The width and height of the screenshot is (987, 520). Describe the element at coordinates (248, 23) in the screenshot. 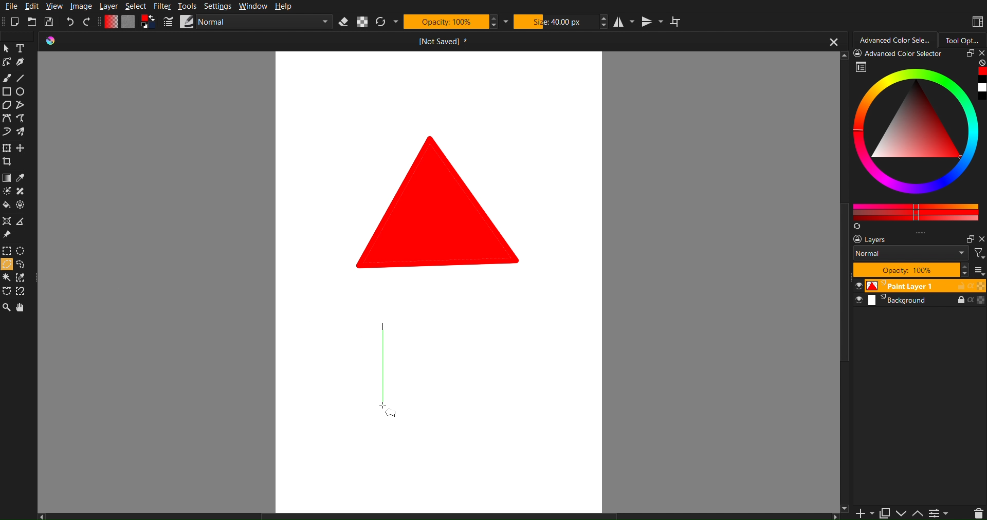

I see `Brush Settings` at that location.